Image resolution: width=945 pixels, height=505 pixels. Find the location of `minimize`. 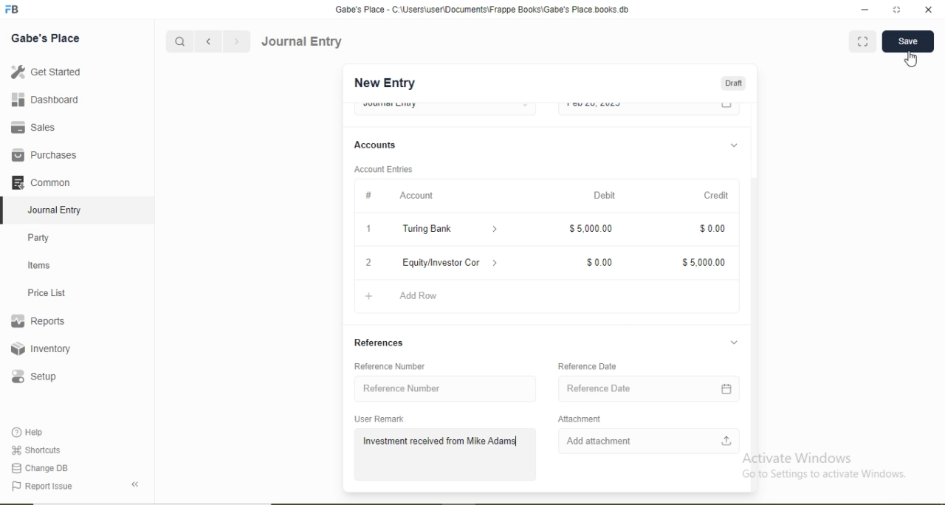

minimize is located at coordinates (863, 10).